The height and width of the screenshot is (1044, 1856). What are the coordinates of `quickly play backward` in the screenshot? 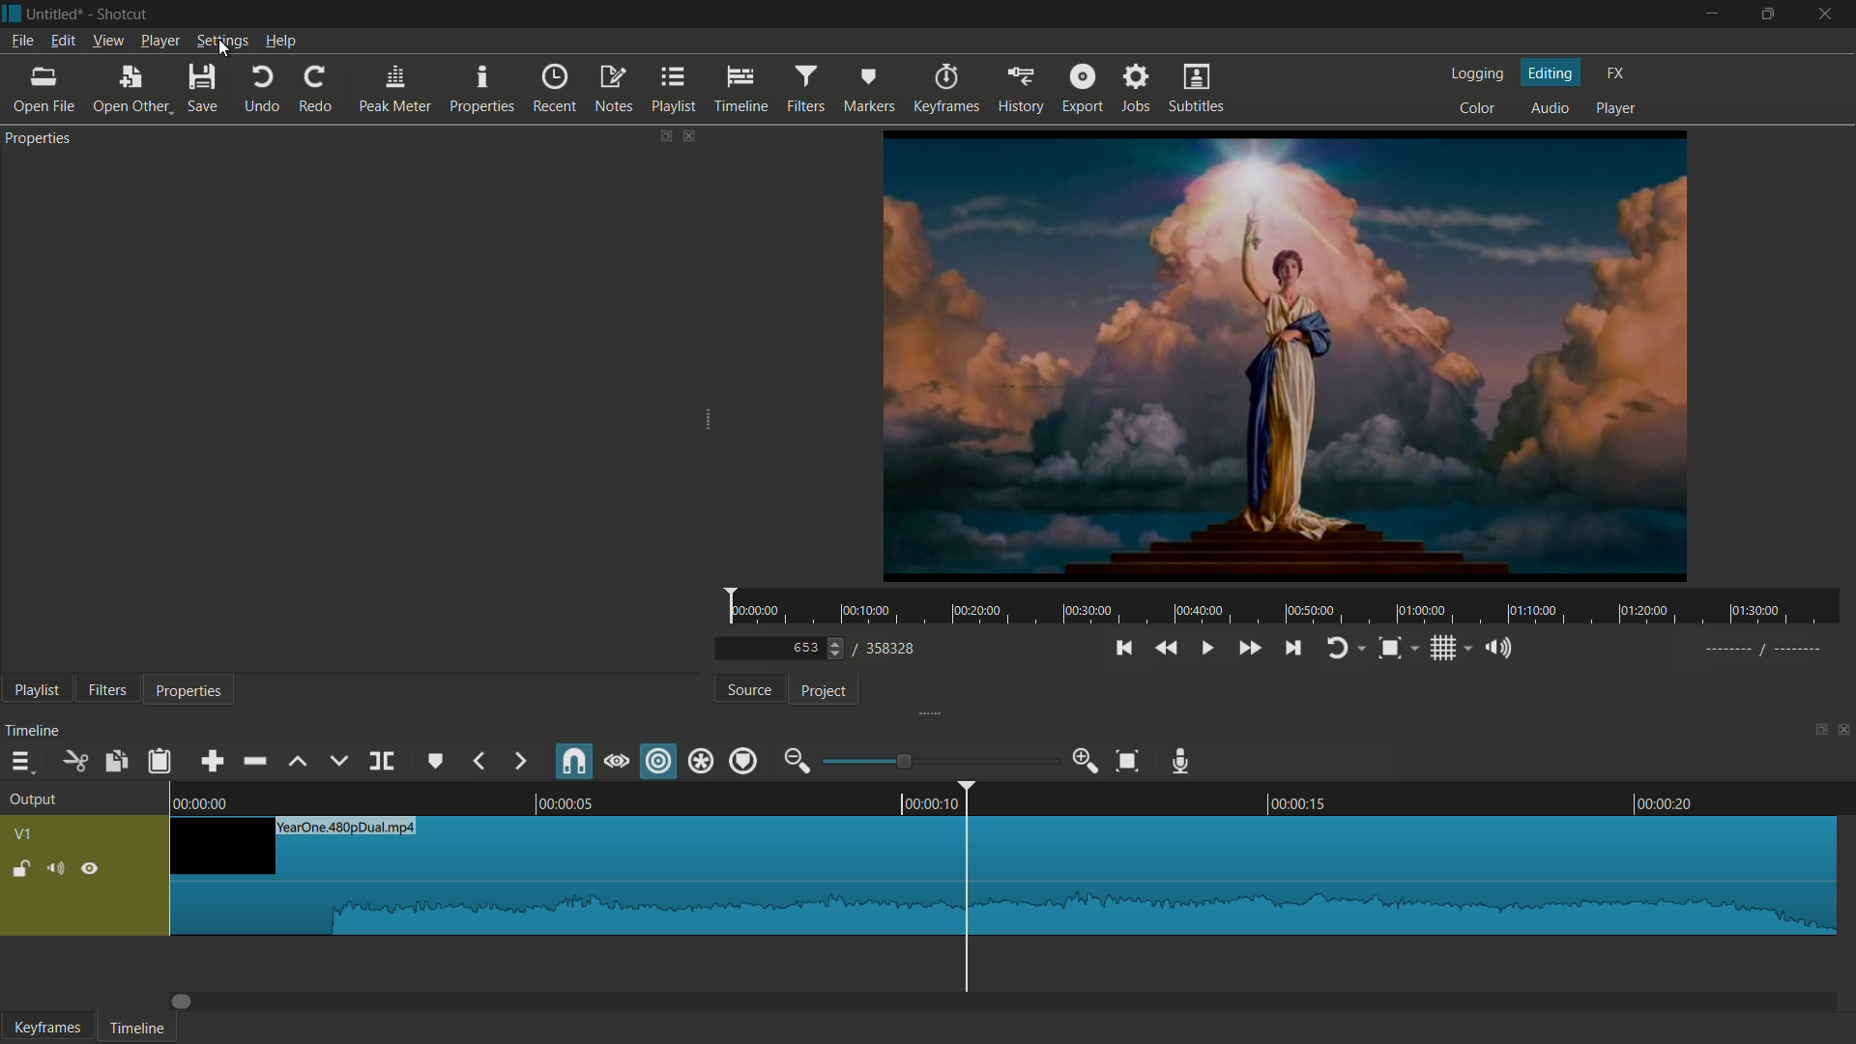 It's located at (1165, 647).